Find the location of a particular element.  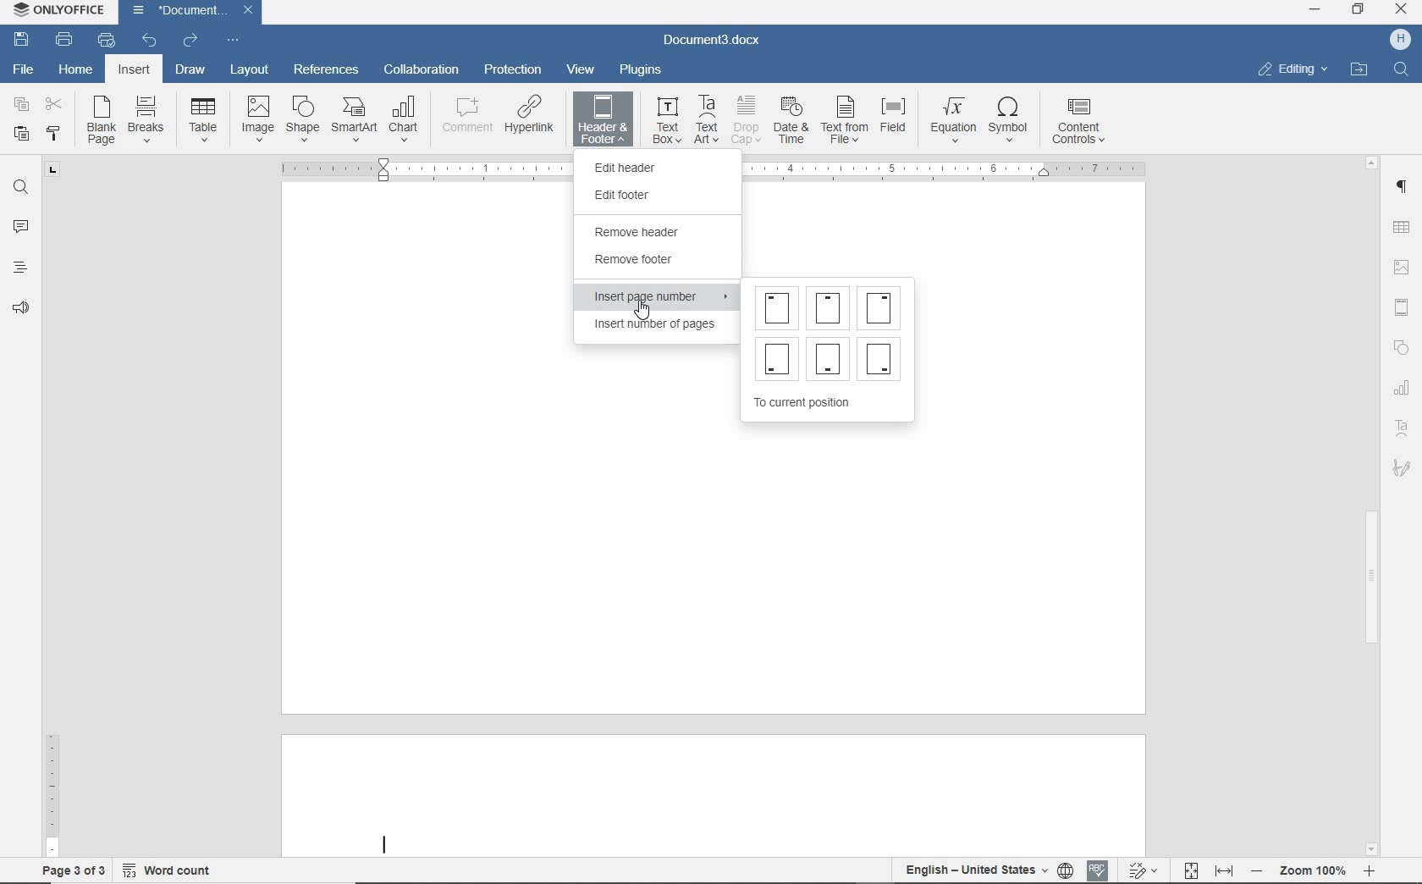

Page number at top center is located at coordinates (828, 304).